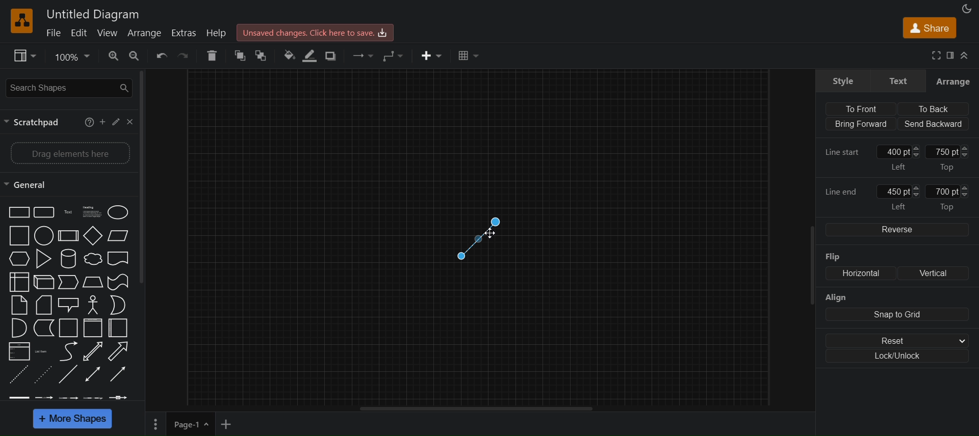  I want to click on vertical scroll bar, so click(148, 178).